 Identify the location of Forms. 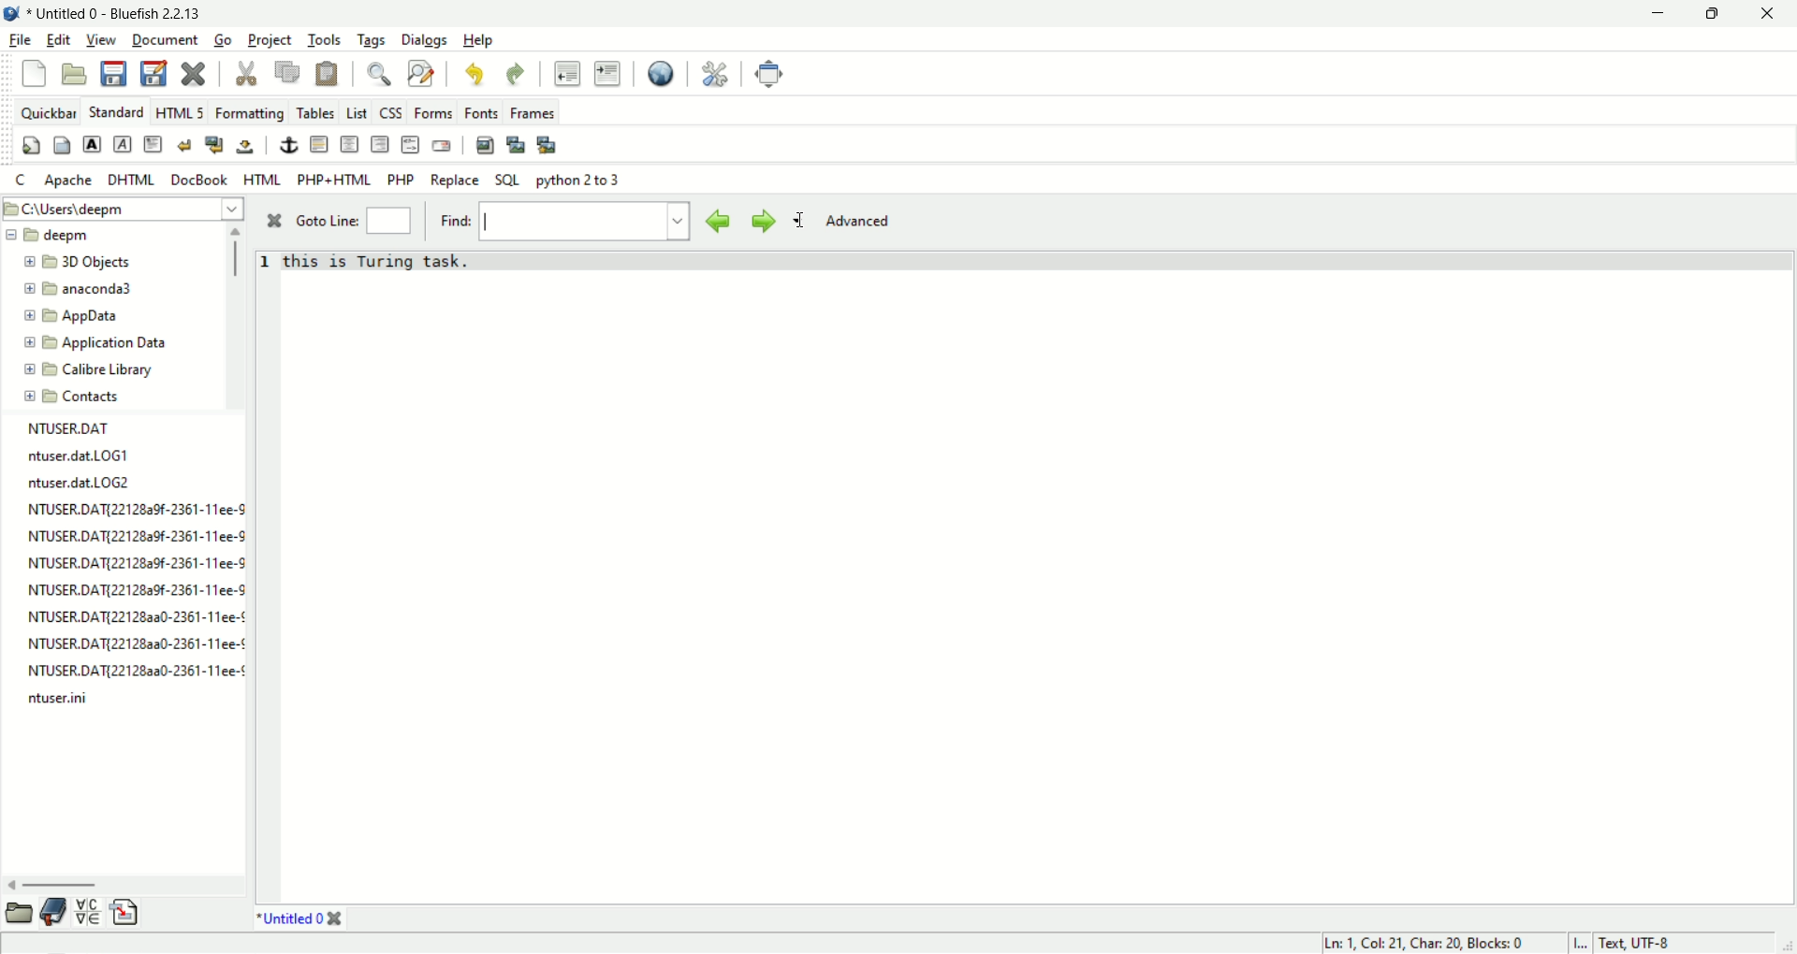
(434, 113).